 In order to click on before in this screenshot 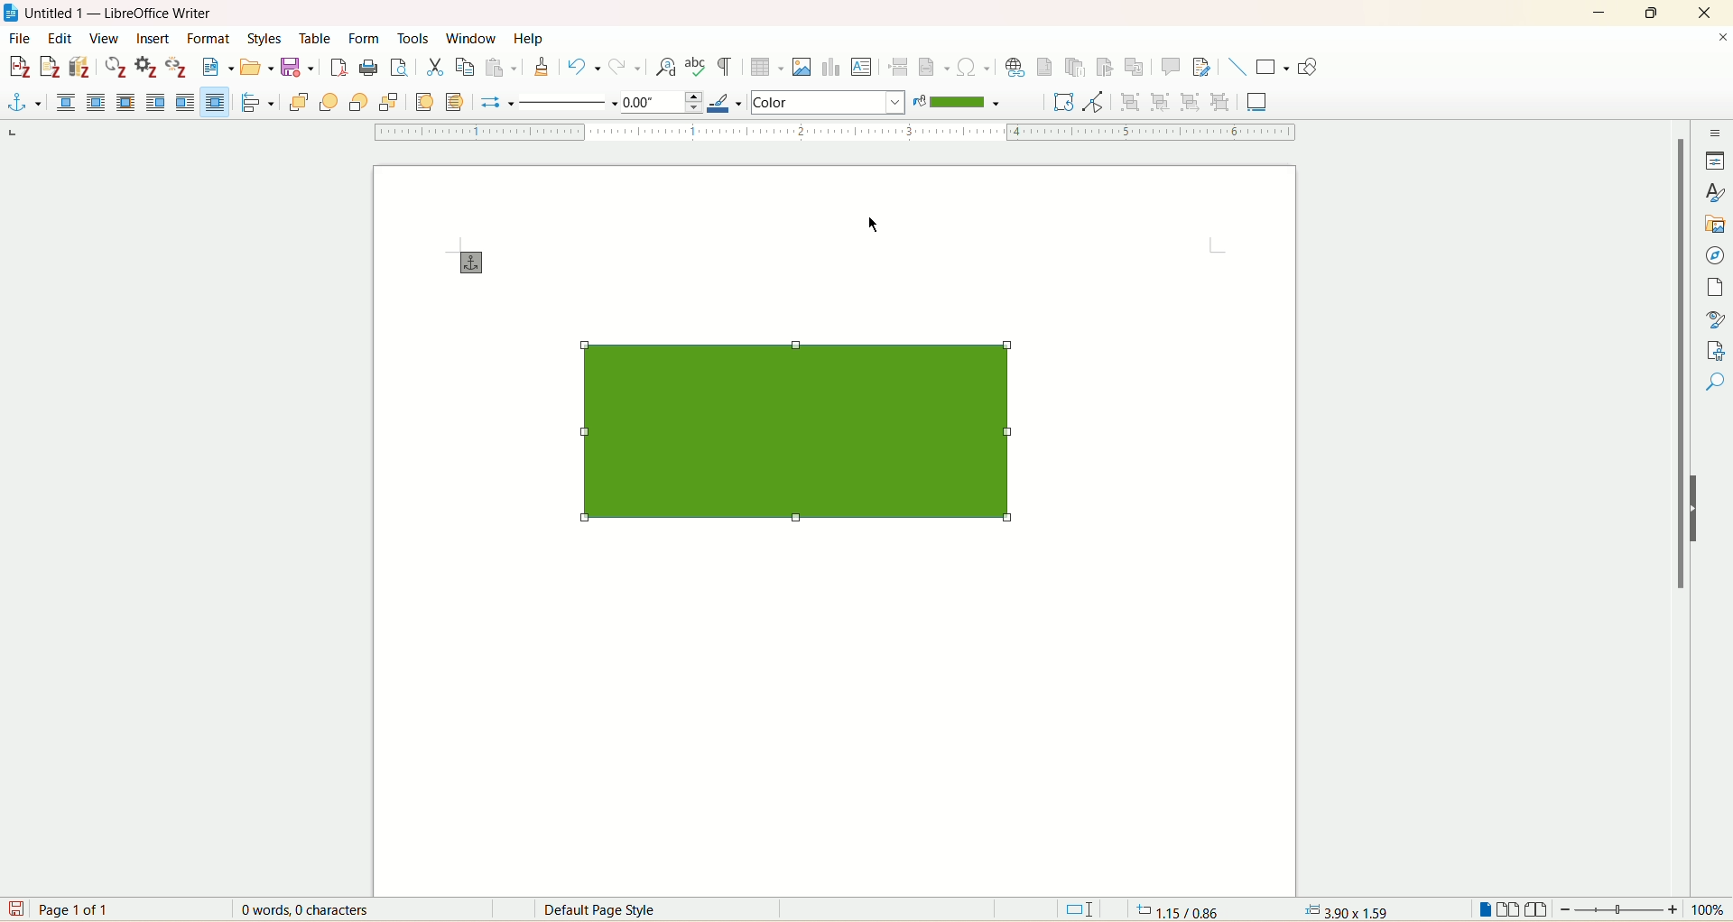, I will do `click(156, 102)`.